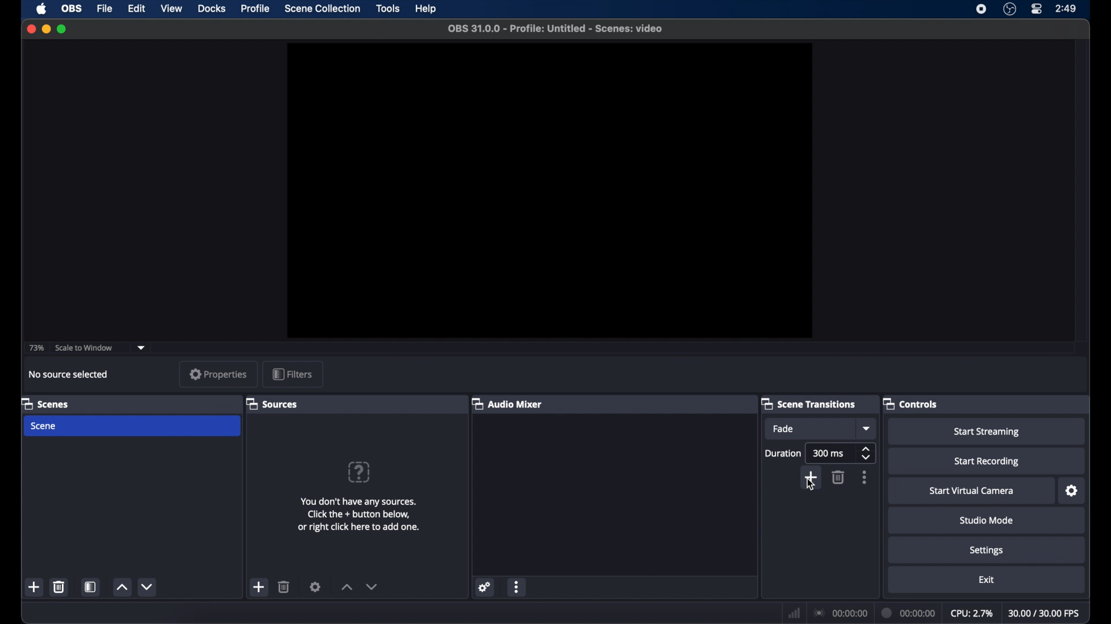 This screenshot has width=1111, height=624. What do you see at coordinates (284, 586) in the screenshot?
I see `delete` at bounding box center [284, 586].